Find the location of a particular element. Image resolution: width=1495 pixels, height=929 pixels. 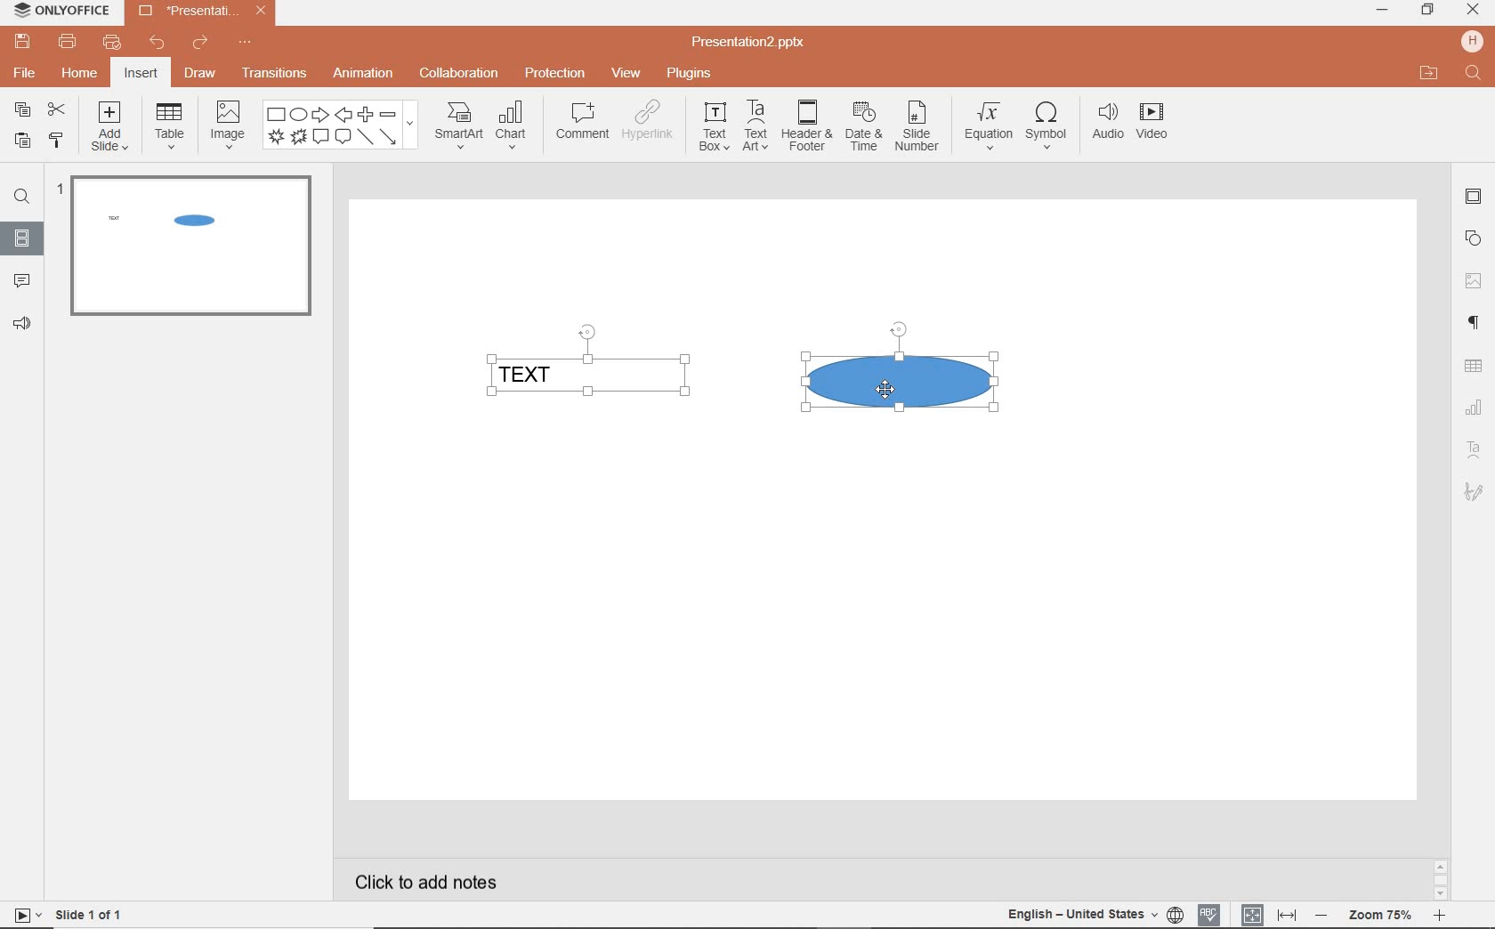

FEEDBACK & SUPPORT is located at coordinates (21, 323).